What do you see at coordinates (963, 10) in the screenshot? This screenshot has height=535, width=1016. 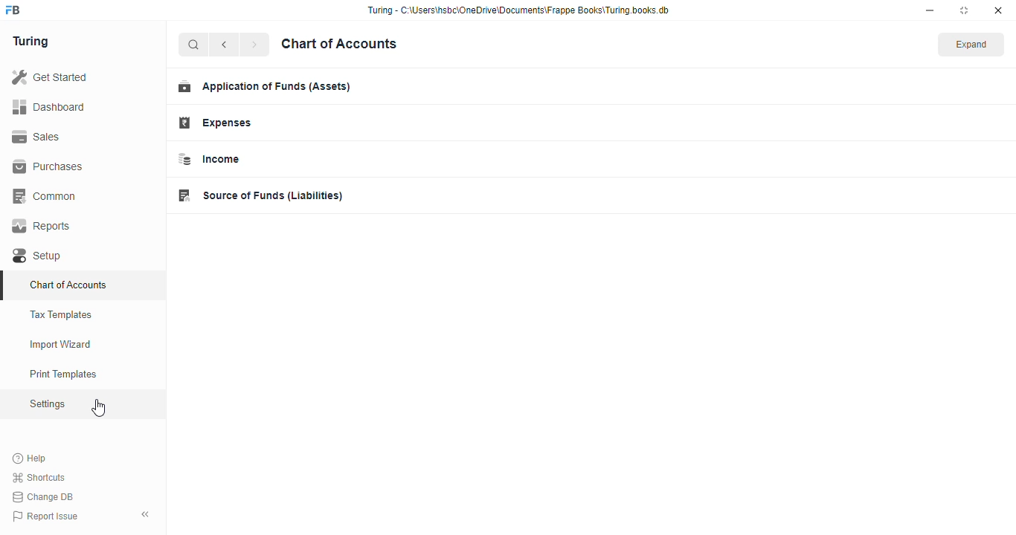 I see `toggle maximize` at bounding box center [963, 10].